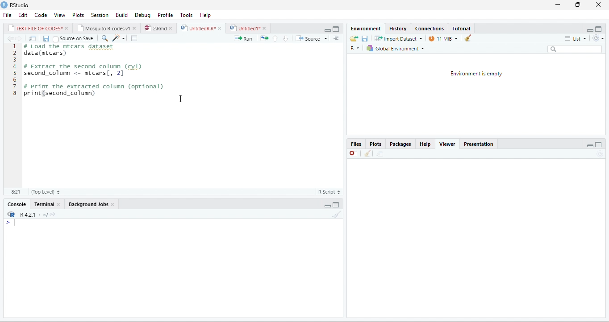  Describe the element at coordinates (478, 94) in the screenshot. I see `environment is empty` at that location.